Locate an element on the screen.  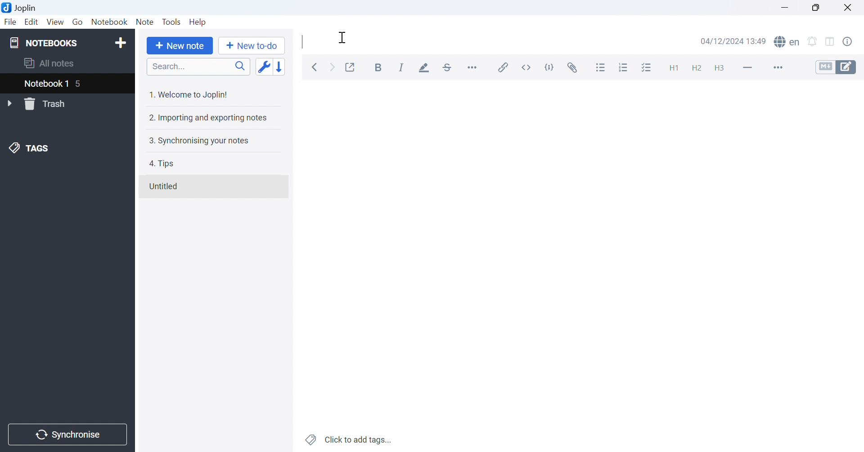
3. Synchronising your notes is located at coordinates (199, 142).